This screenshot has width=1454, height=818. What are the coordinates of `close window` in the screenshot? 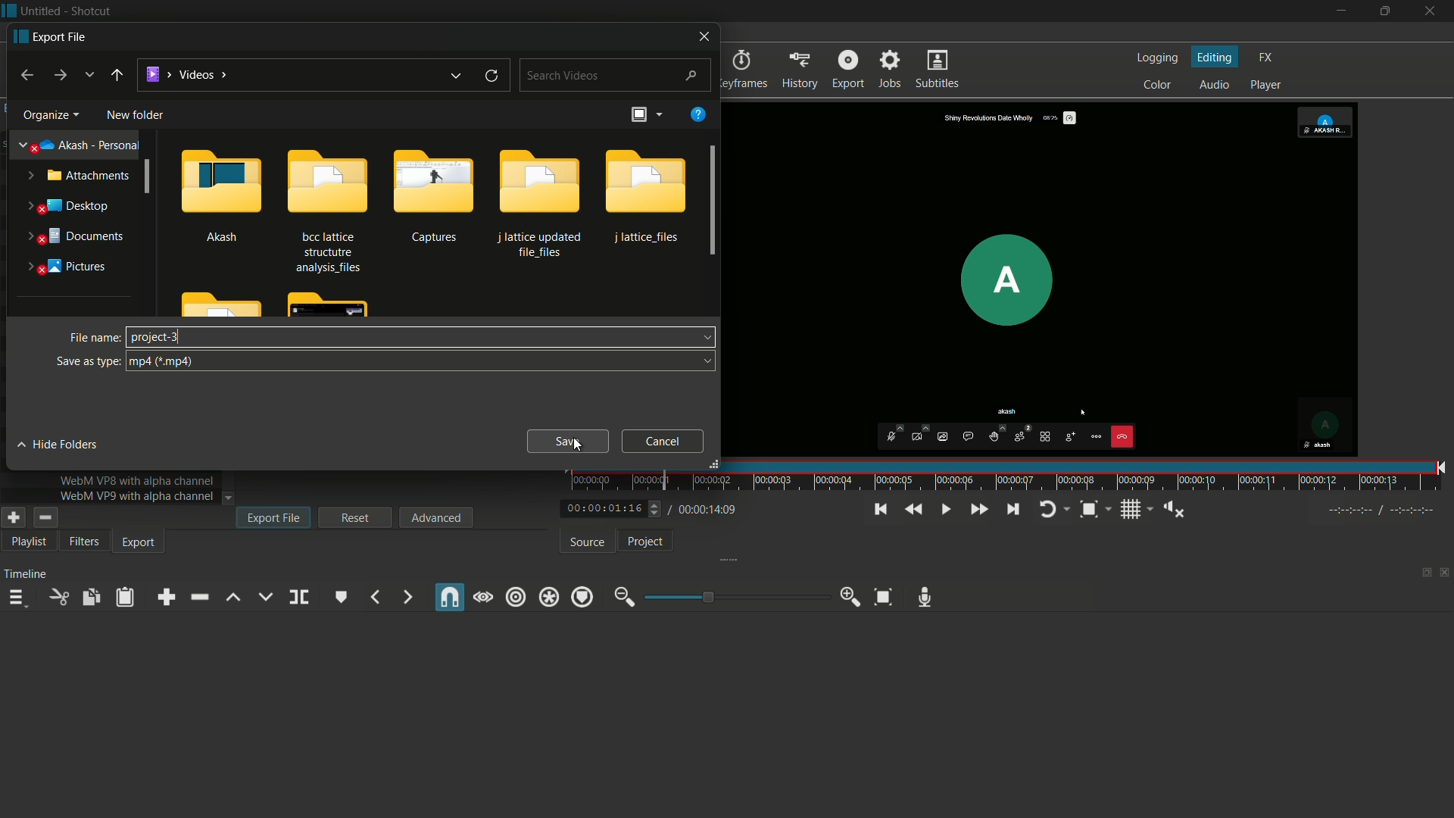 It's located at (702, 36).